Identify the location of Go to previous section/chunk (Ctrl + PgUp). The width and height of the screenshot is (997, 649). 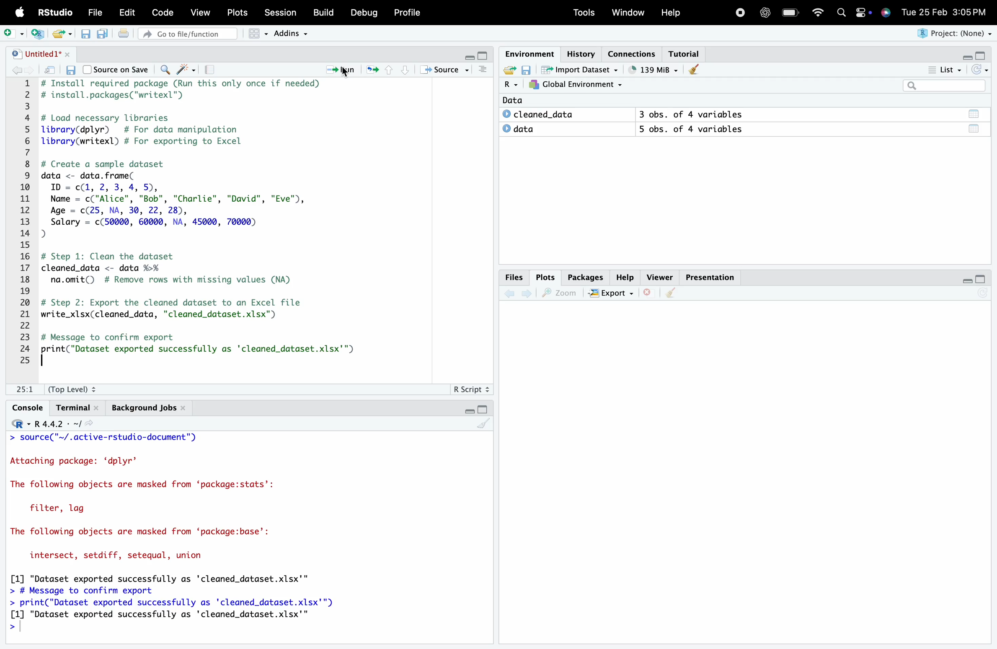
(390, 70).